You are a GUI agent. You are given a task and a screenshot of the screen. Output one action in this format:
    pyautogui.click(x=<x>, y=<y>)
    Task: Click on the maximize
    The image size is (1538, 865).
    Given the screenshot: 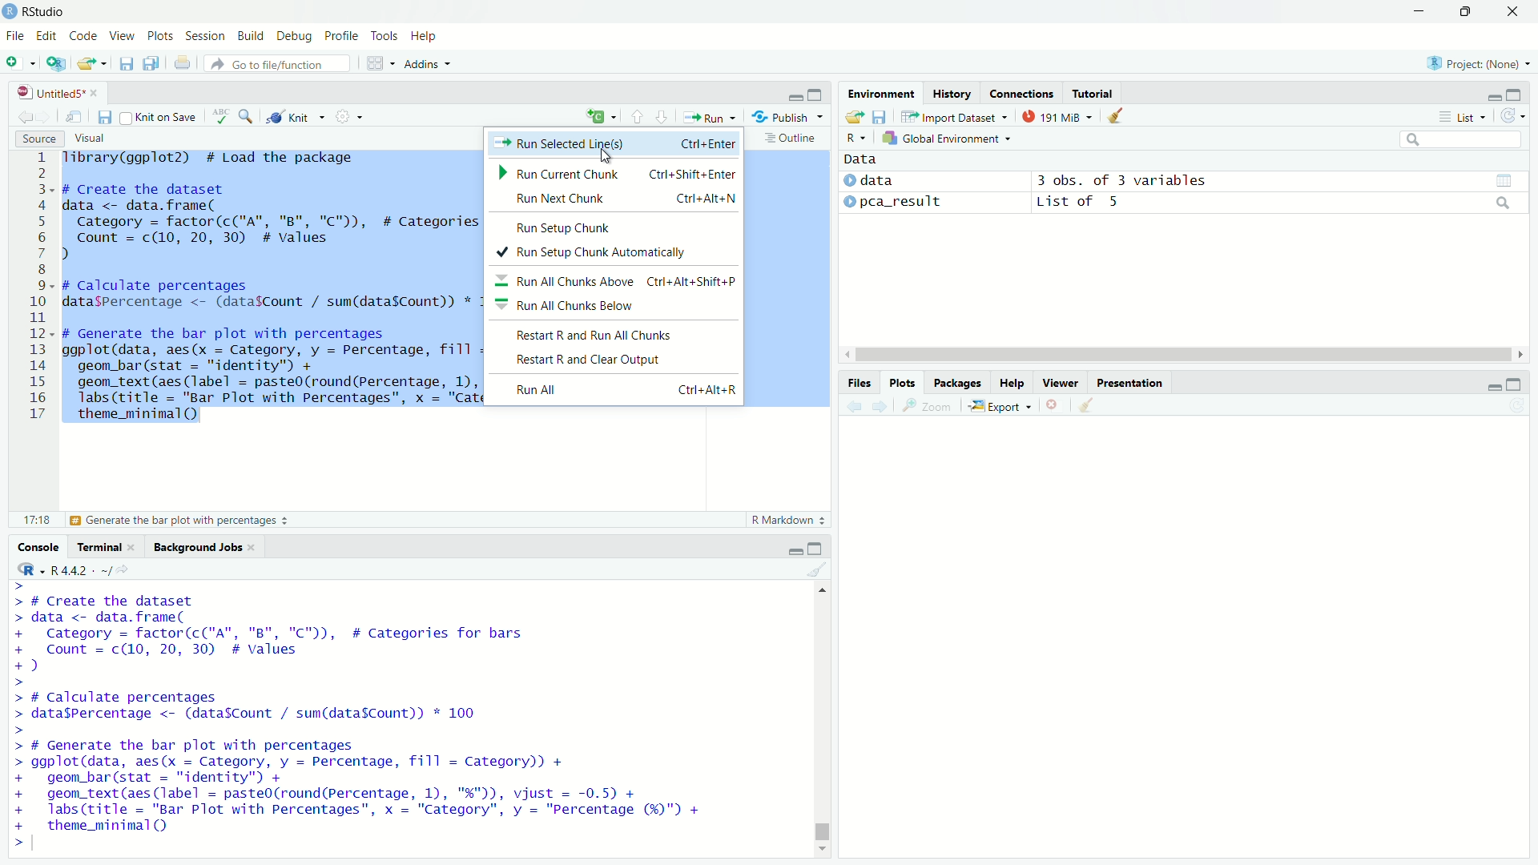 What is the action you would take?
    pyautogui.click(x=819, y=547)
    